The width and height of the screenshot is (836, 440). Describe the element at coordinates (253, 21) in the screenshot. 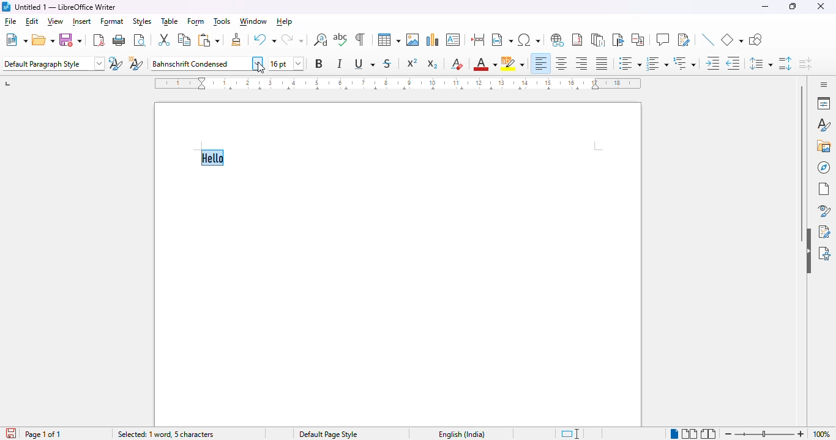

I see `window` at that location.